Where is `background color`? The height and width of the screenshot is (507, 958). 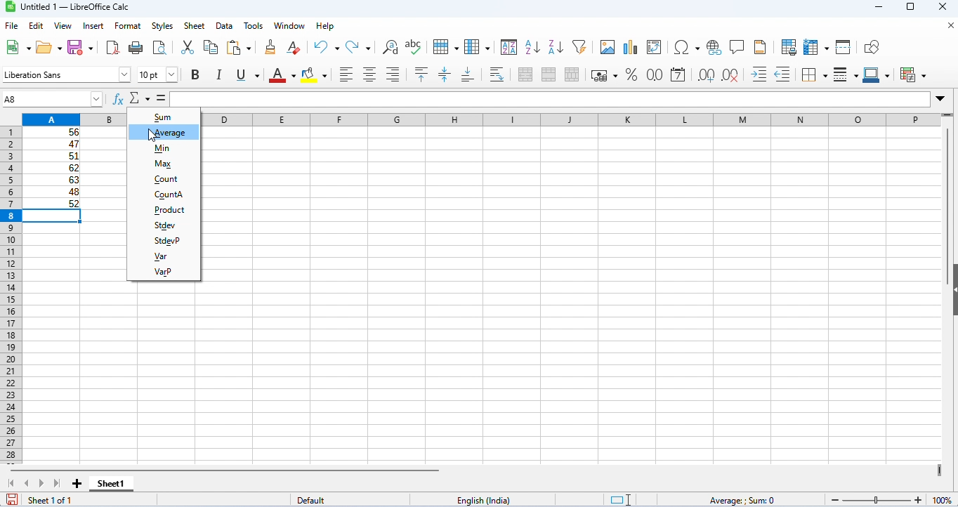 background color is located at coordinates (315, 74).